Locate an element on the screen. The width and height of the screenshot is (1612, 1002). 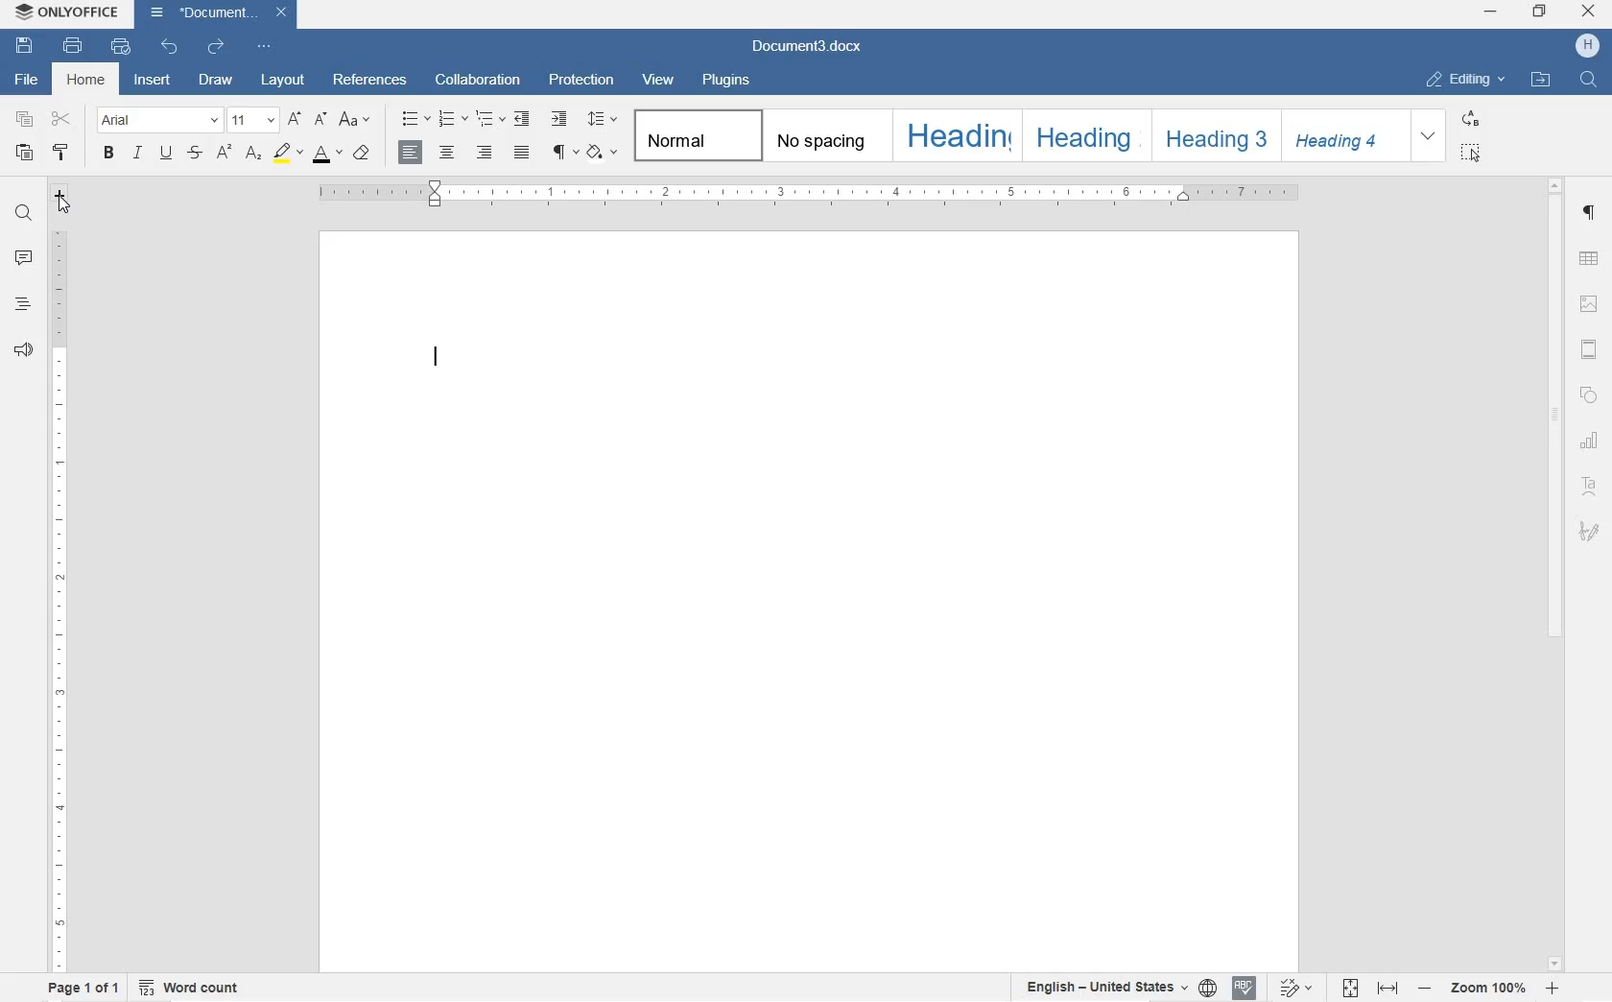
TAB is located at coordinates (61, 200).